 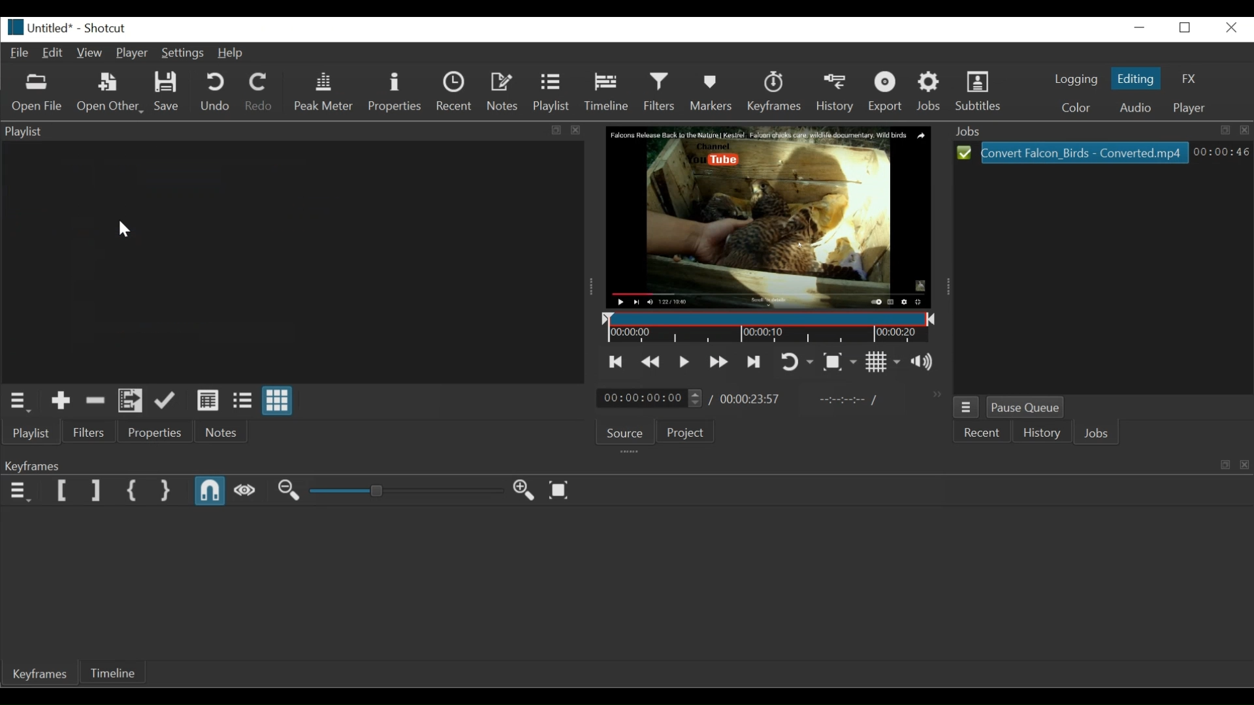 I want to click on View, so click(x=89, y=52).